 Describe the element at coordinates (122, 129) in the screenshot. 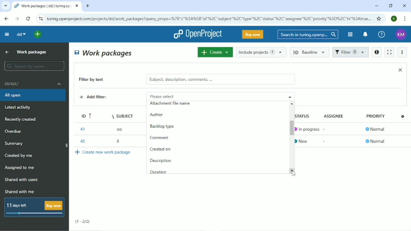

I see `oo` at that location.